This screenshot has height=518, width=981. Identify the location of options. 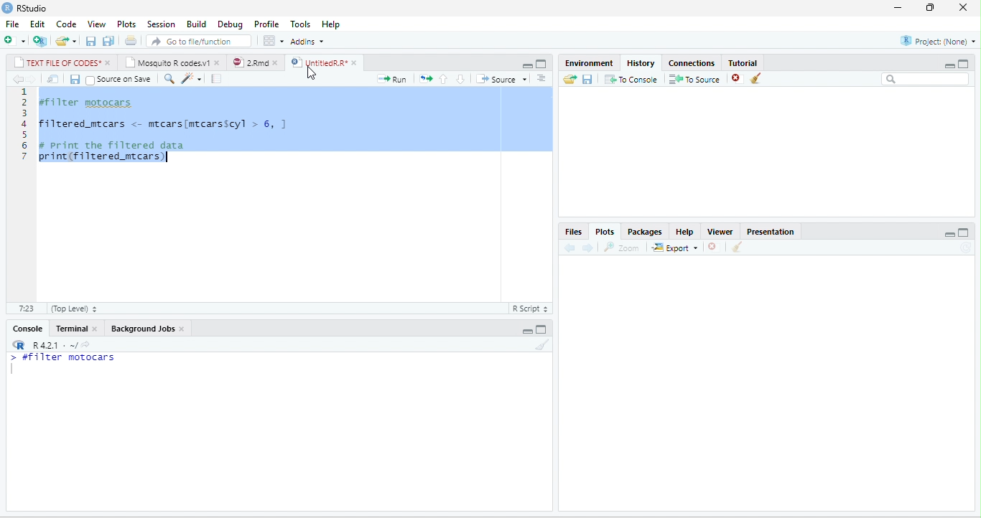
(273, 40).